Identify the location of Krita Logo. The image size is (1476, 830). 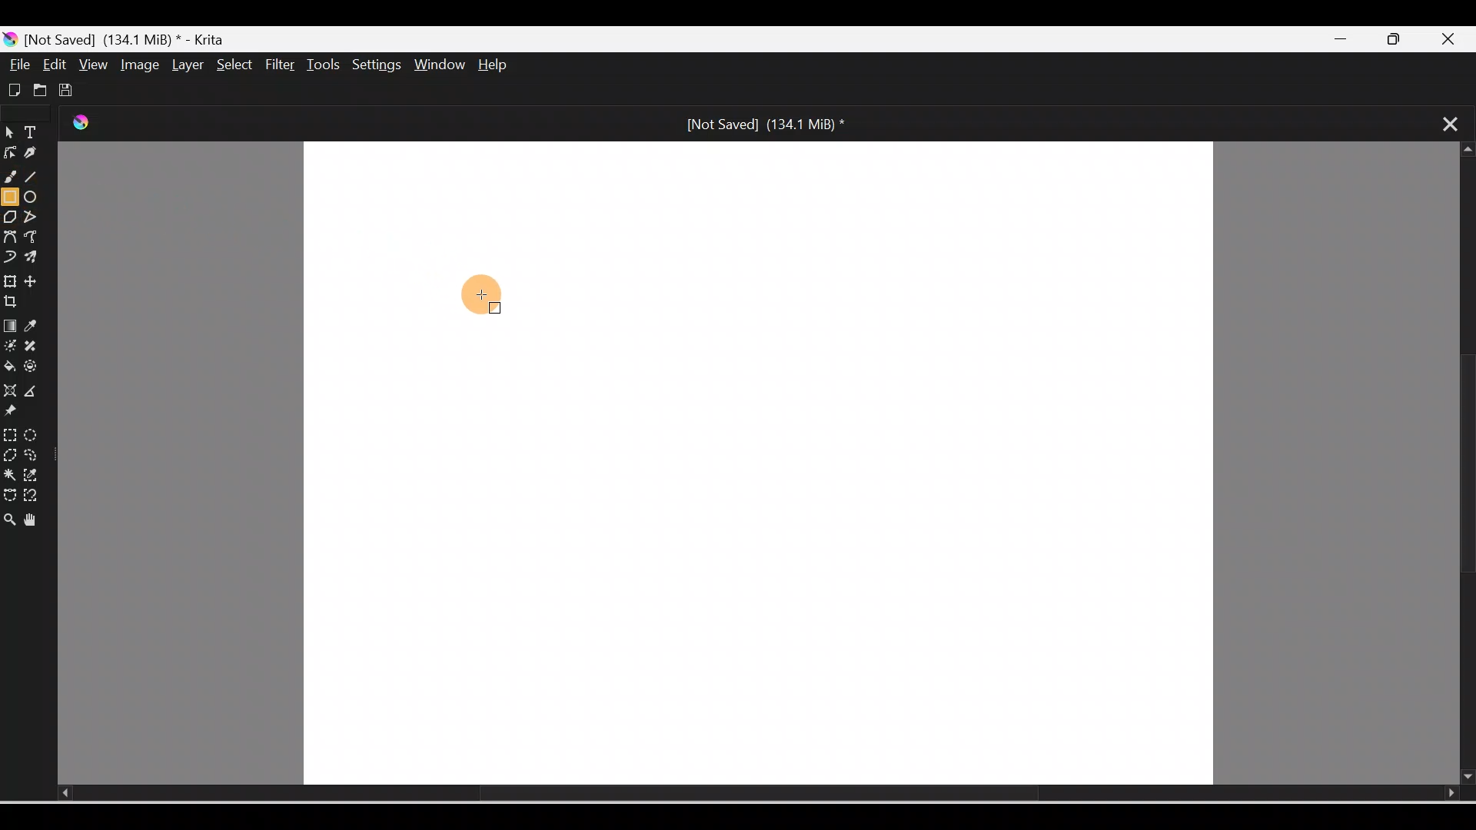
(93, 128).